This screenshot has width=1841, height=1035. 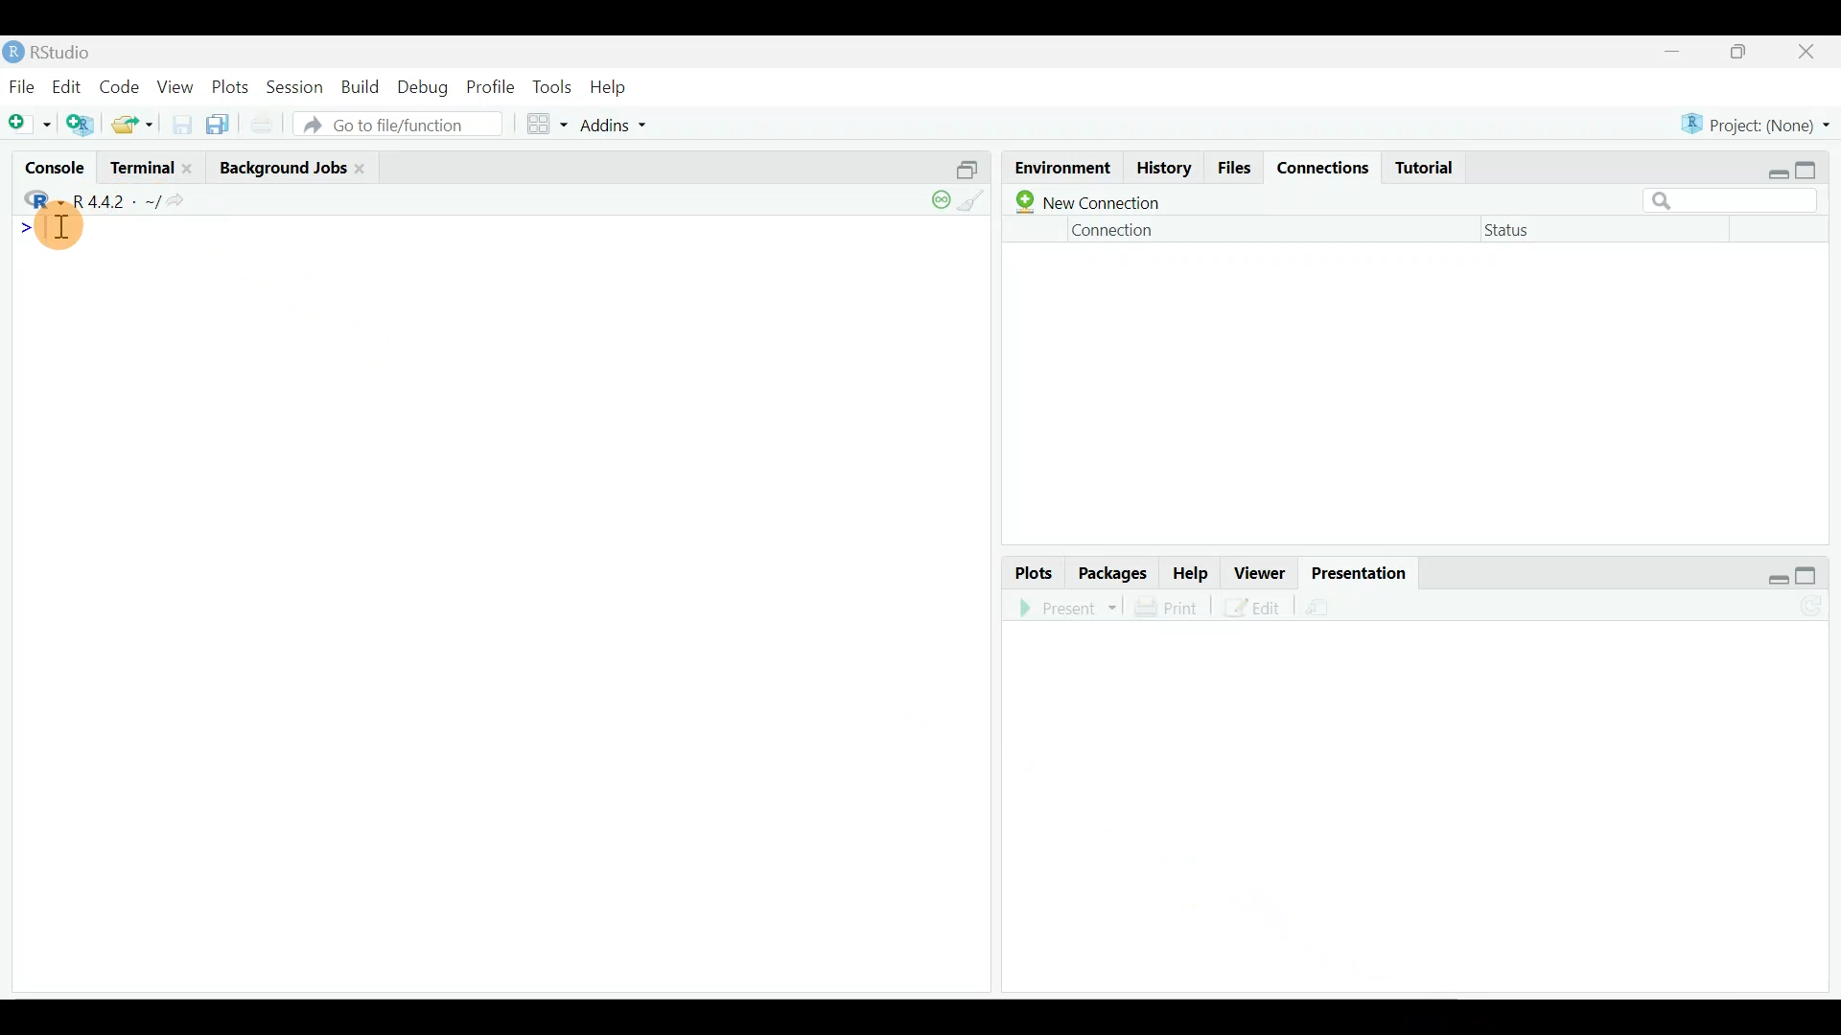 I want to click on Packages, so click(x=1111, y=572).